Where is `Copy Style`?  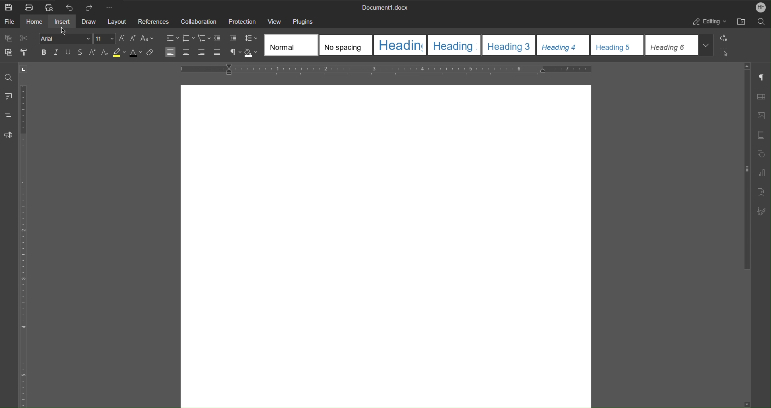 Copy Style is located at coordinates (25, 52).